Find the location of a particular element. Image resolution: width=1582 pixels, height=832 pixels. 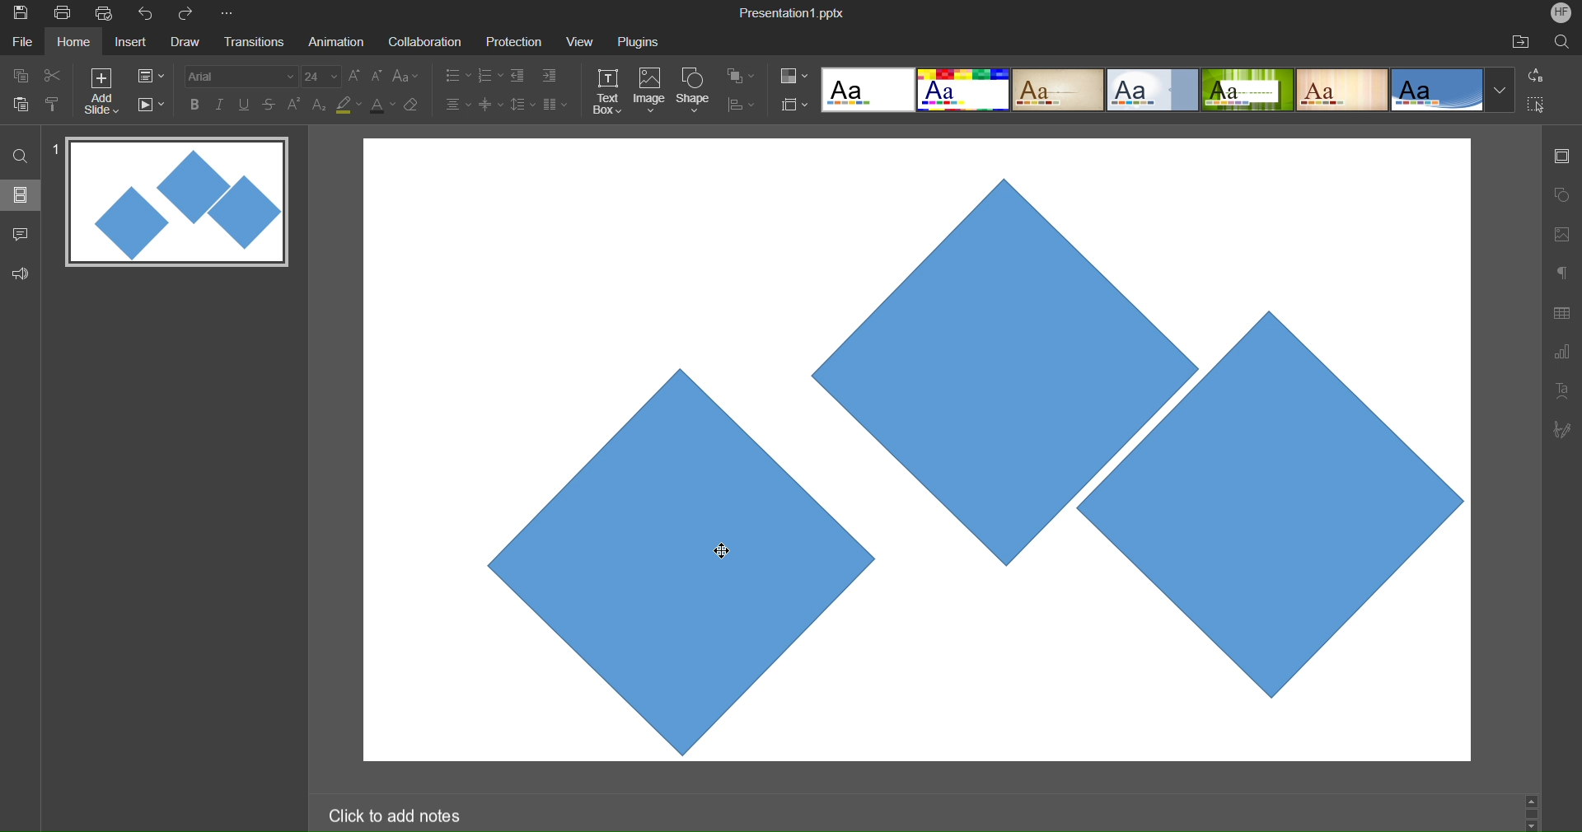

Unaligned Shapes is located at coordinates (915, 453).